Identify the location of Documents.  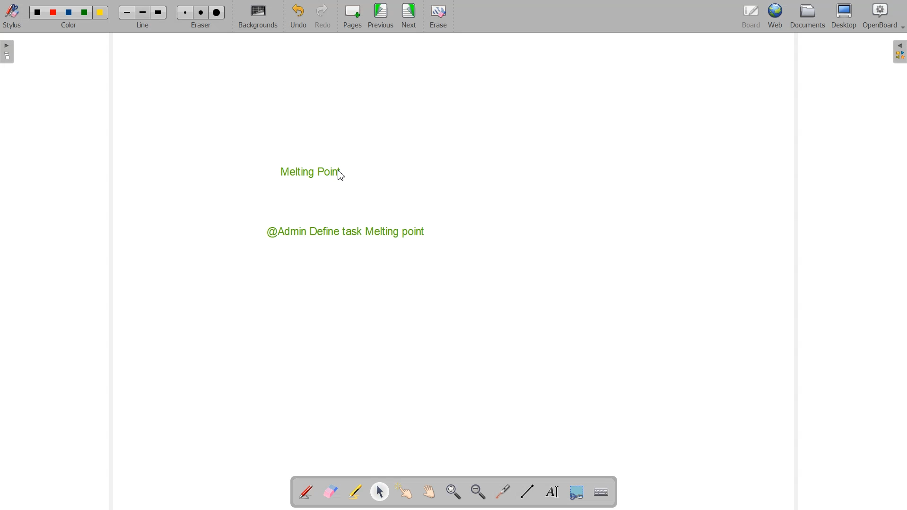
(807, 17).